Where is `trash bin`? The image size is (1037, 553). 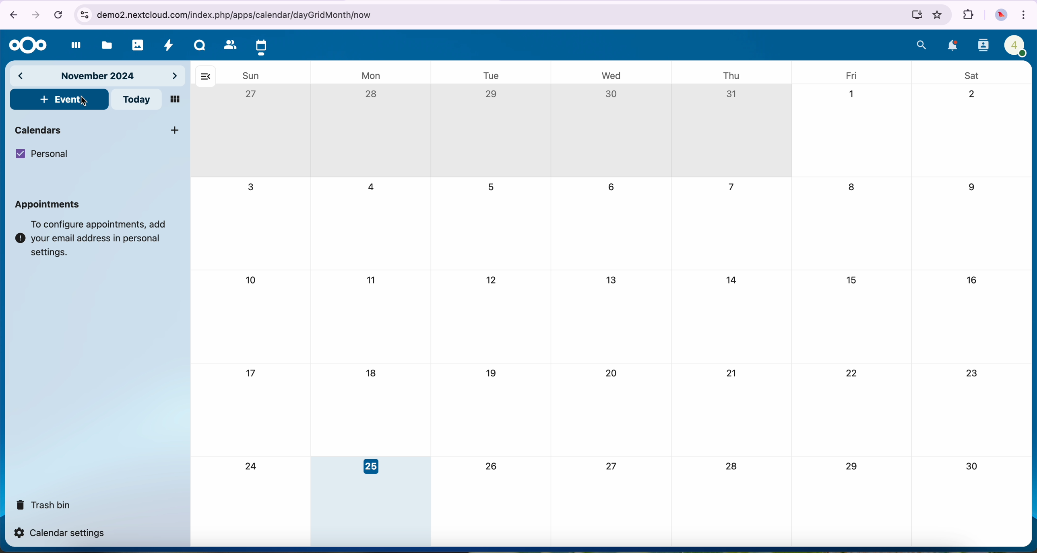 trash bin is located at coordinates (42, 504).